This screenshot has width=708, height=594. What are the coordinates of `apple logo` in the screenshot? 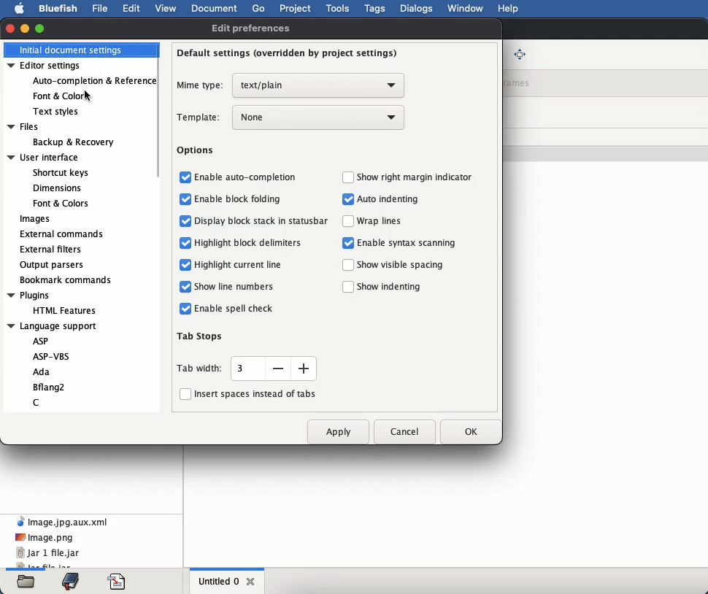 It's located at (20, 9).